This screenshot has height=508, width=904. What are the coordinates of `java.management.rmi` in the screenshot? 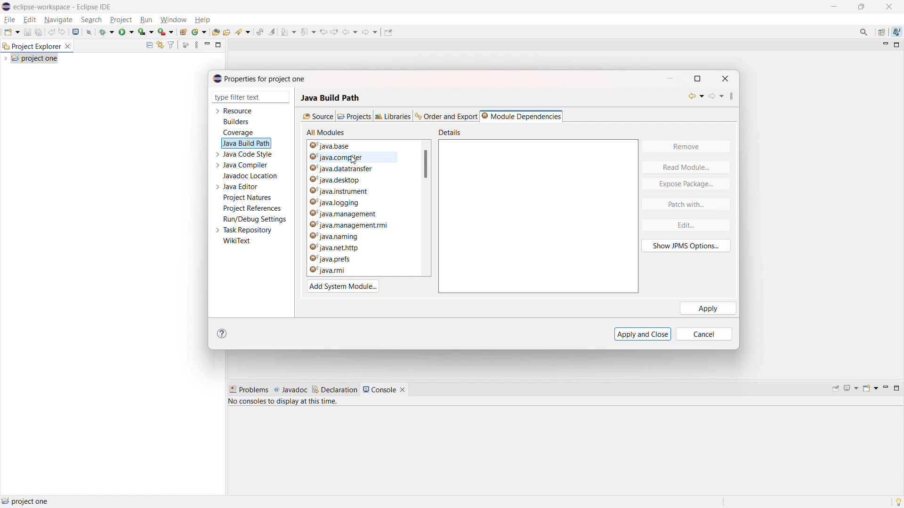 It's located at (353, 226).